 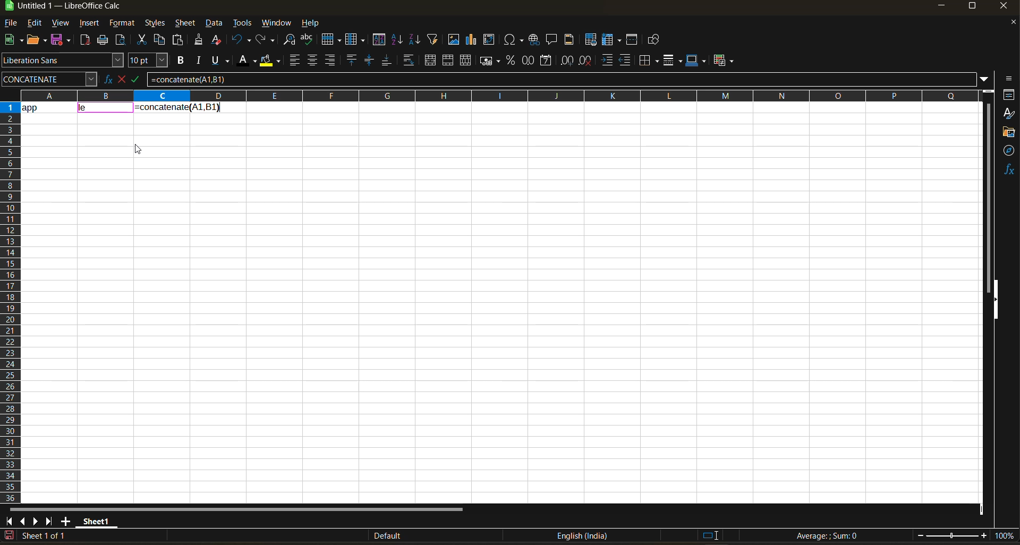 I want to click on autofilter, so click(x=433, y=38).